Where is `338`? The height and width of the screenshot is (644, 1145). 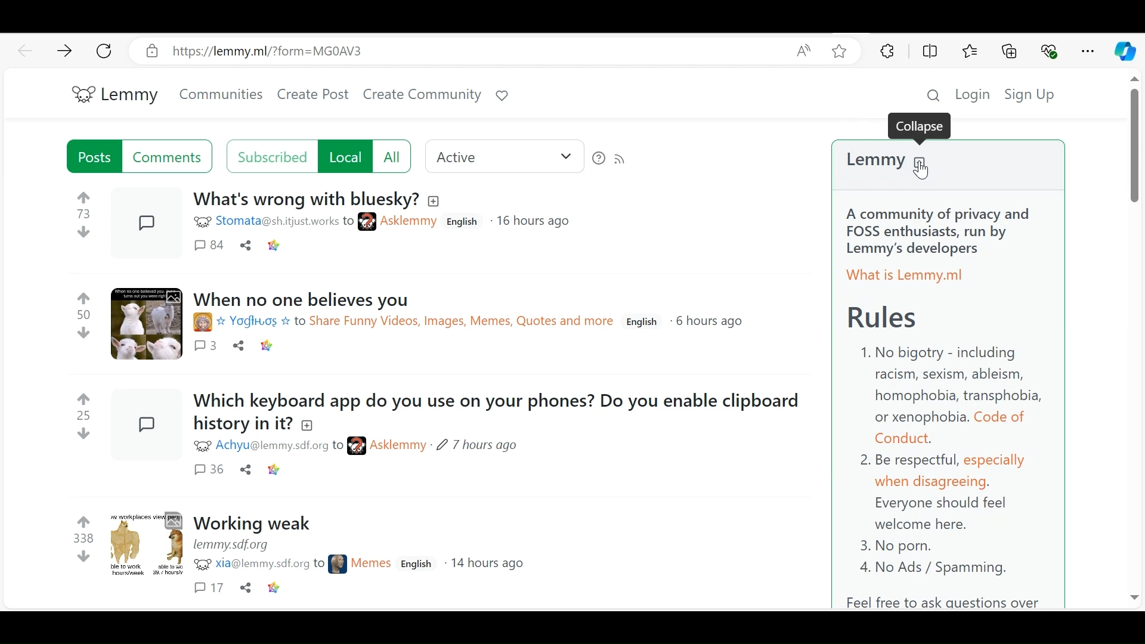 338 is located at coordinates (83, 537).